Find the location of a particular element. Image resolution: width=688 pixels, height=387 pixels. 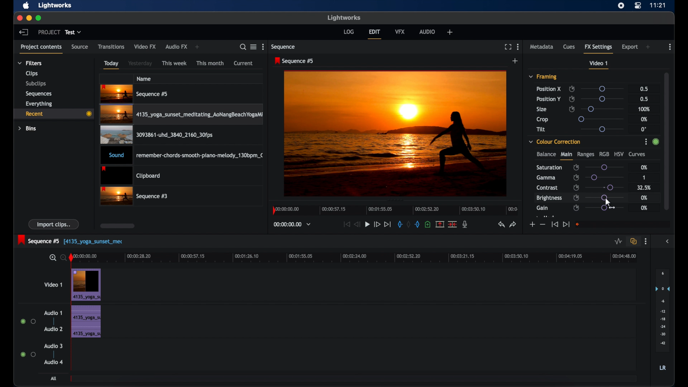

slider is located at coordinates (603, 109).